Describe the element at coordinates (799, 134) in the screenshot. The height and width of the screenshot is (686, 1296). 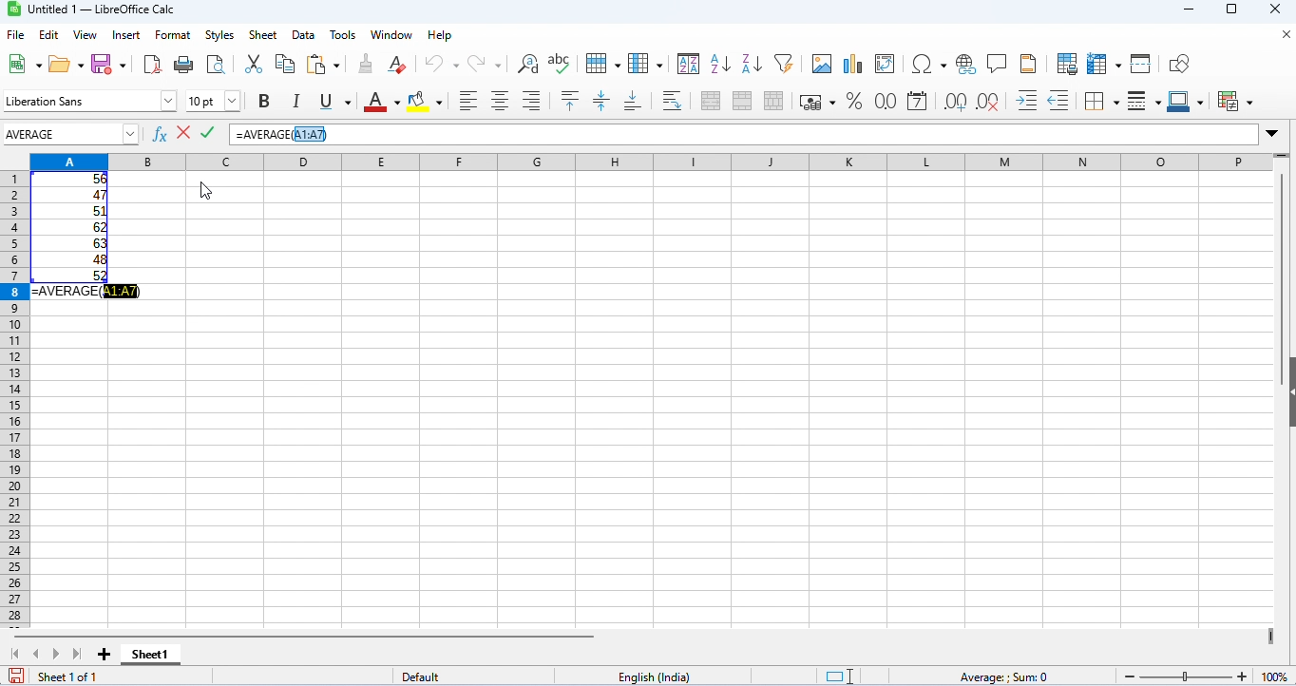
I see `formula bar` at that location.